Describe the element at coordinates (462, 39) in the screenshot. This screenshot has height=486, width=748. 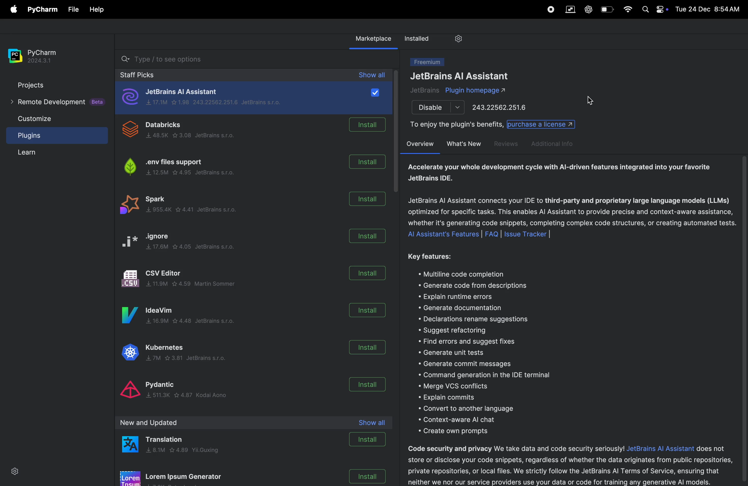
I see `settings` at that location.